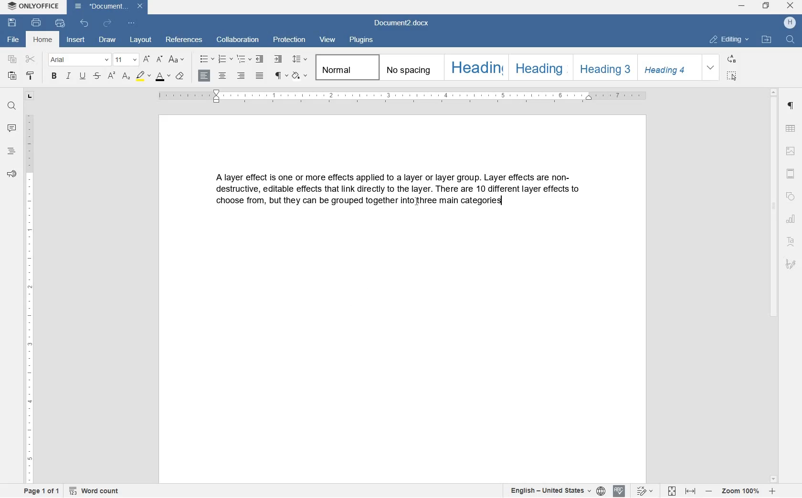  Describe the element at coordinates (107, 7) in the screenshot. I see `document2.docx` at that location.